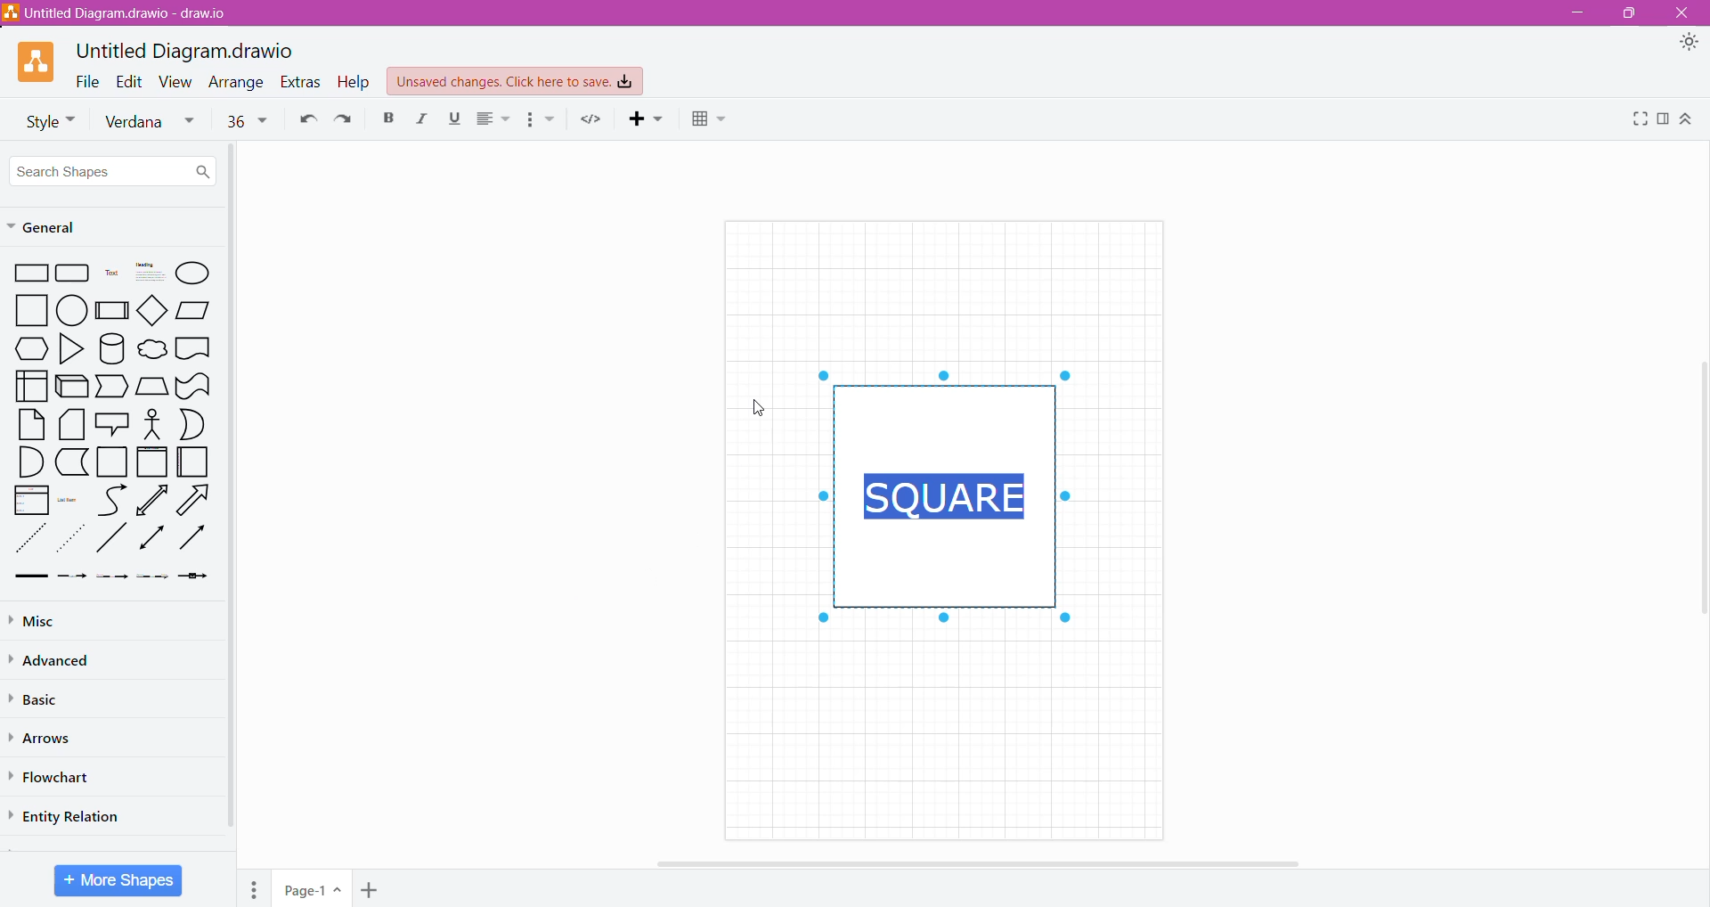  I want to click on Thick line, so click(30, 576).